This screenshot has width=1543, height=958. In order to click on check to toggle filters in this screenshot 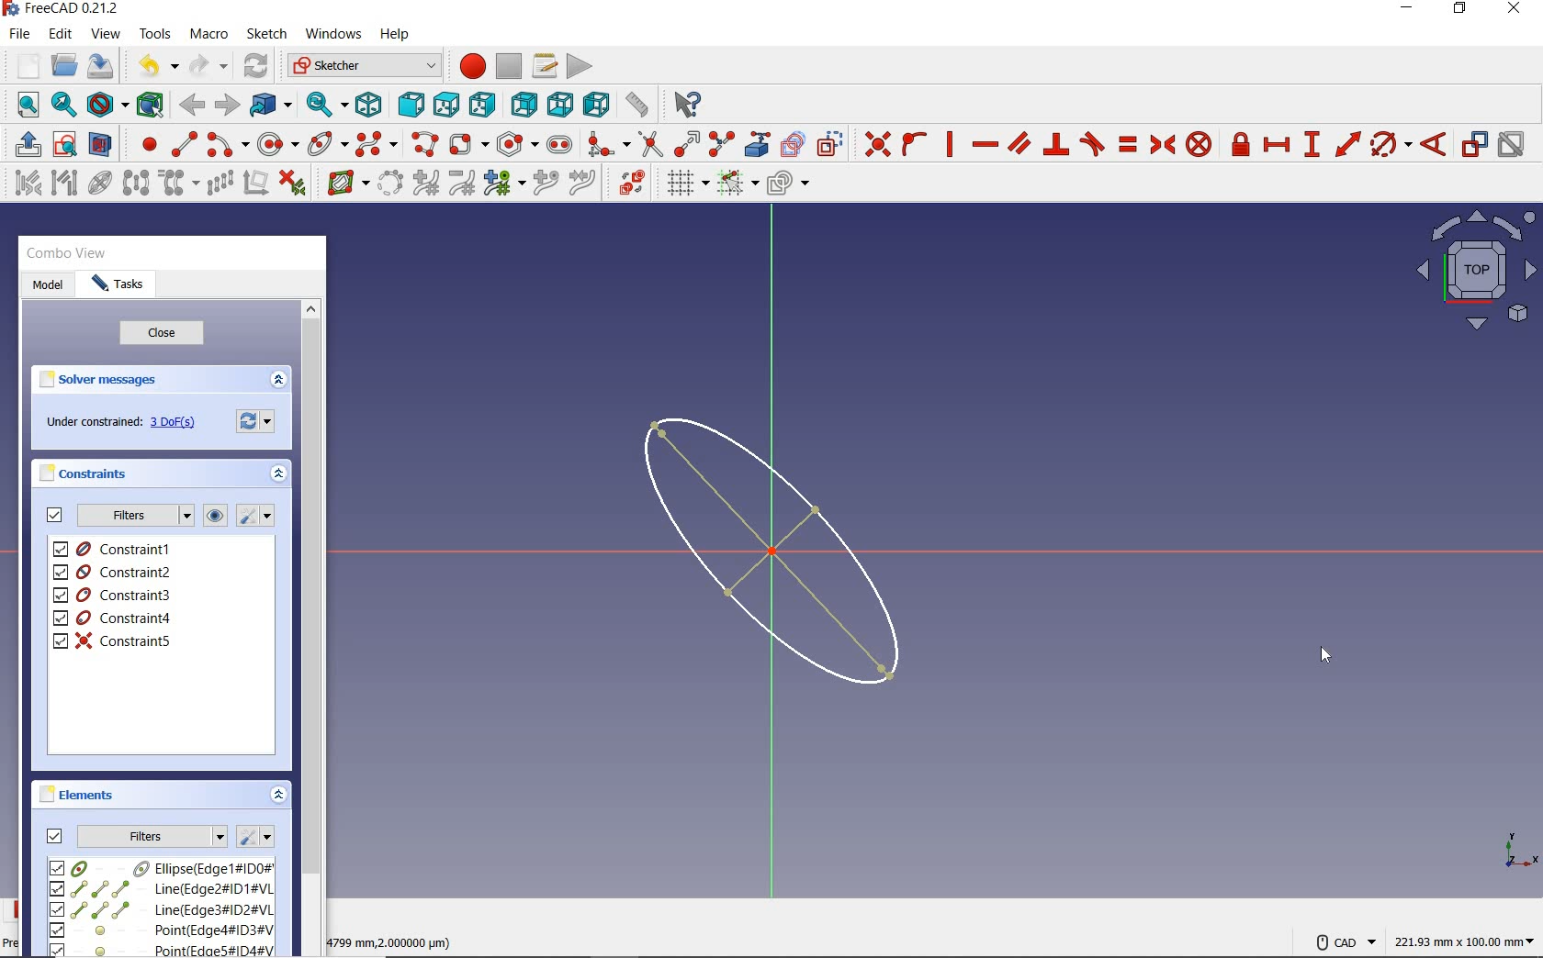, I will do `click(55, 835)`.